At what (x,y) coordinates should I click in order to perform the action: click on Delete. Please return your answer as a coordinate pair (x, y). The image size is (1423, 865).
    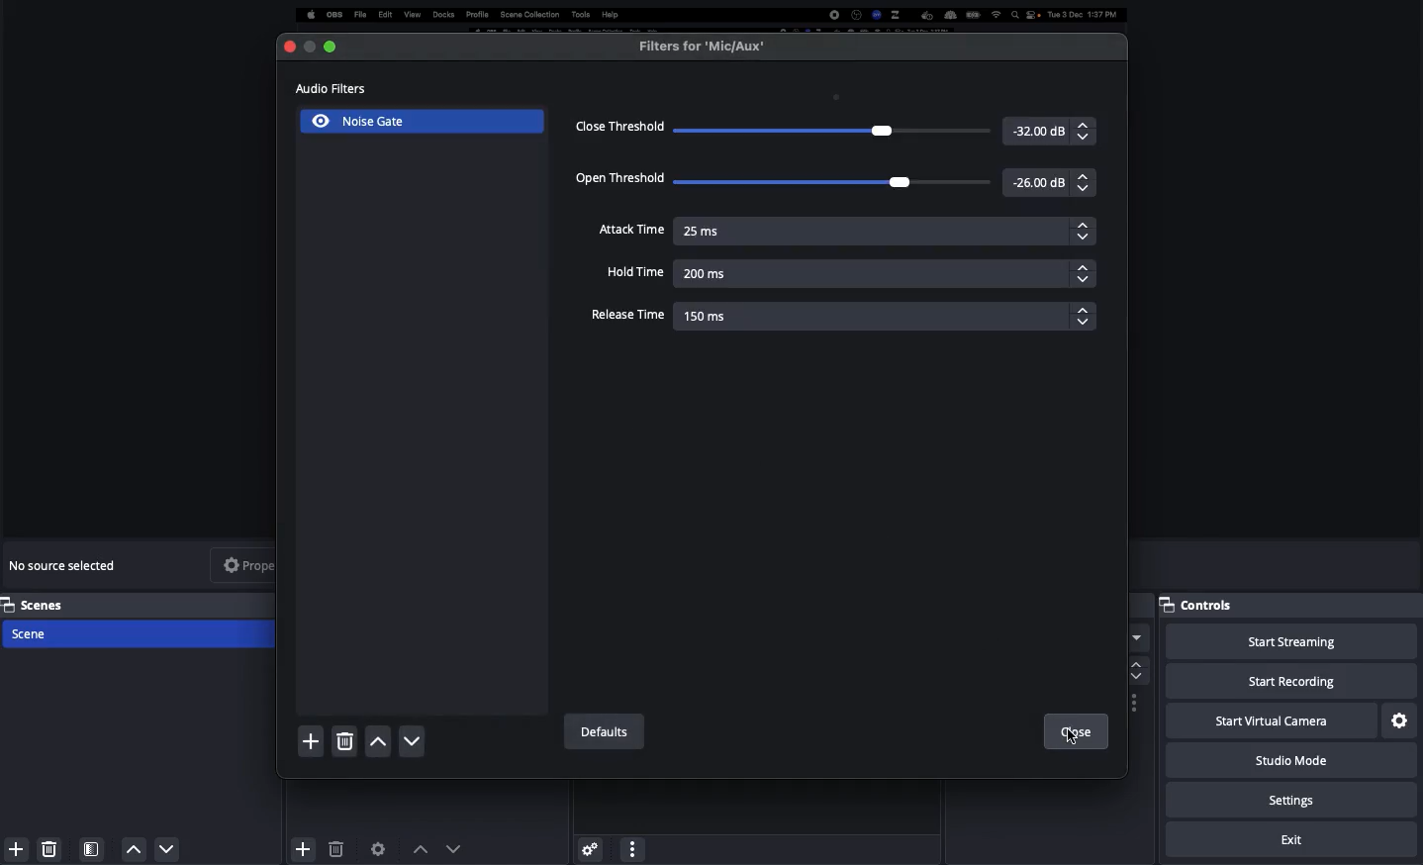
    Looking at the image, I should click on (49, 845).